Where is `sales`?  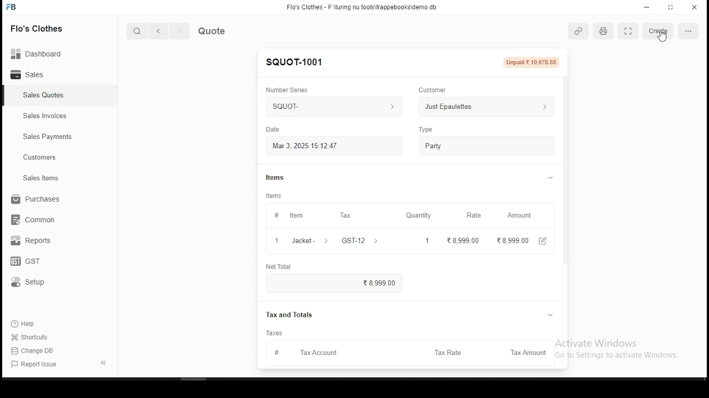
sales is located at coordinates (42, 95).